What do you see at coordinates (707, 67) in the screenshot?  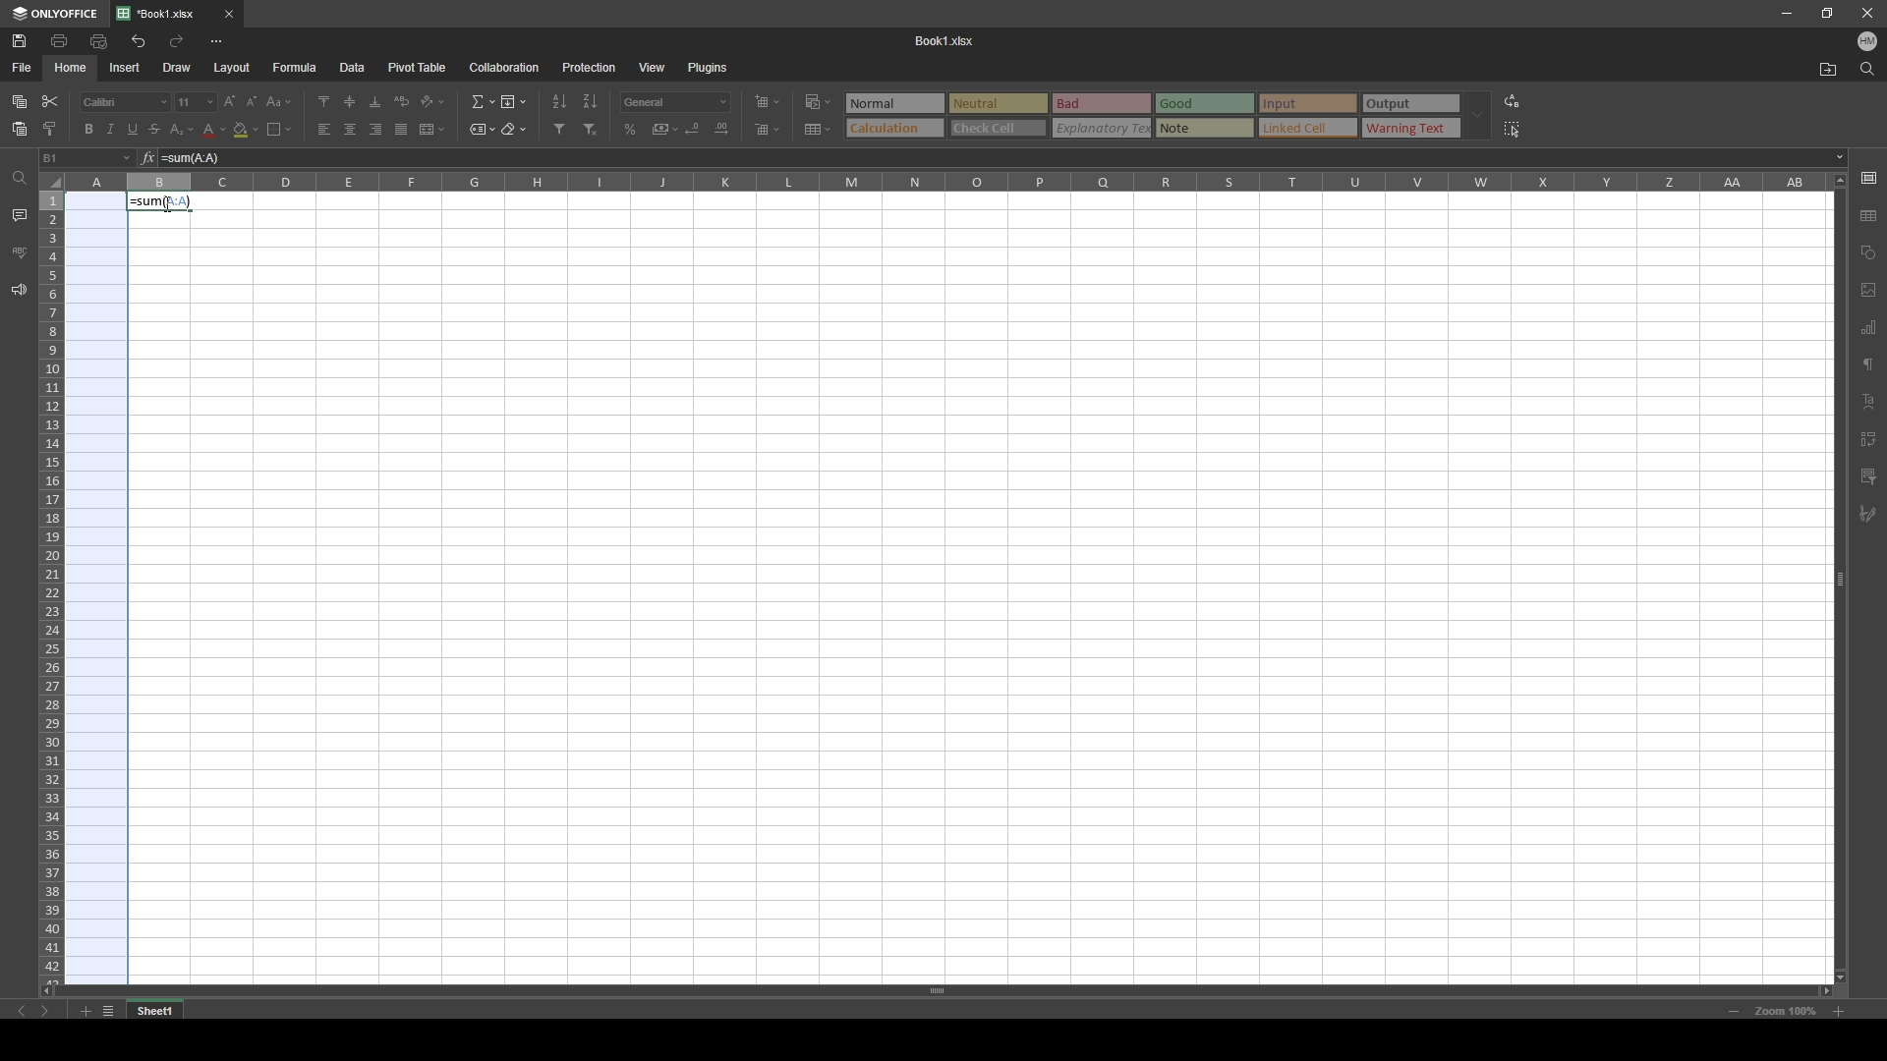 I see `plugins` at bounding box center [707, 67].